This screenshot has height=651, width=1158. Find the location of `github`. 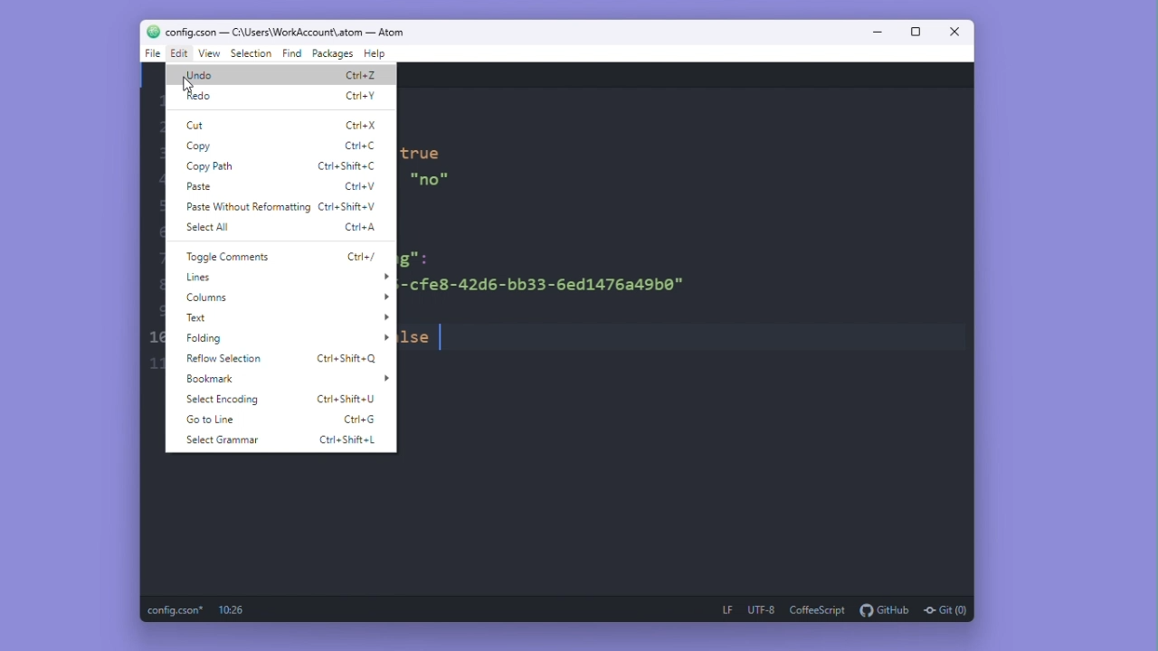

github is located at coordinates (884, 609).